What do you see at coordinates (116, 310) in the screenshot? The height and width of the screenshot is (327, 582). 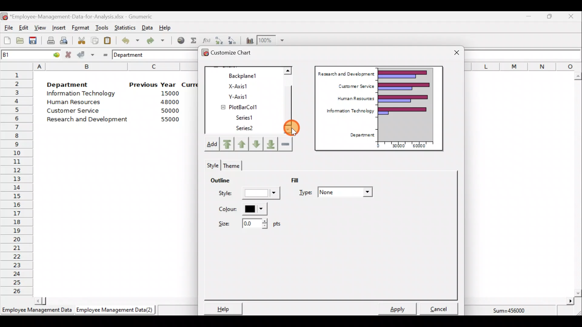 I see `Employee Management Data (2)` at bounding box center [116, 310].